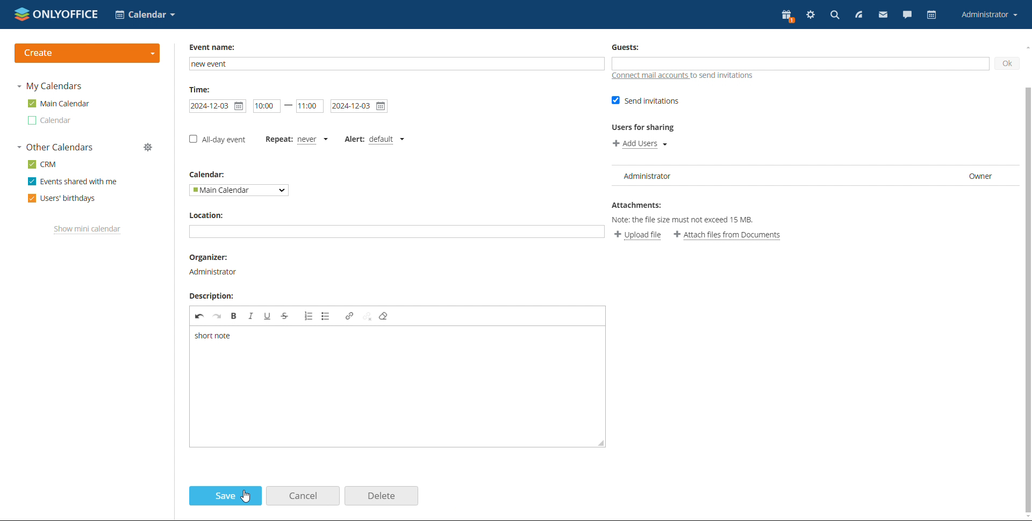 This screenshot has width=1032, height=521. Describe the element at coordinates (51, 86) in the screenshot. I see `my calendars` at that location.